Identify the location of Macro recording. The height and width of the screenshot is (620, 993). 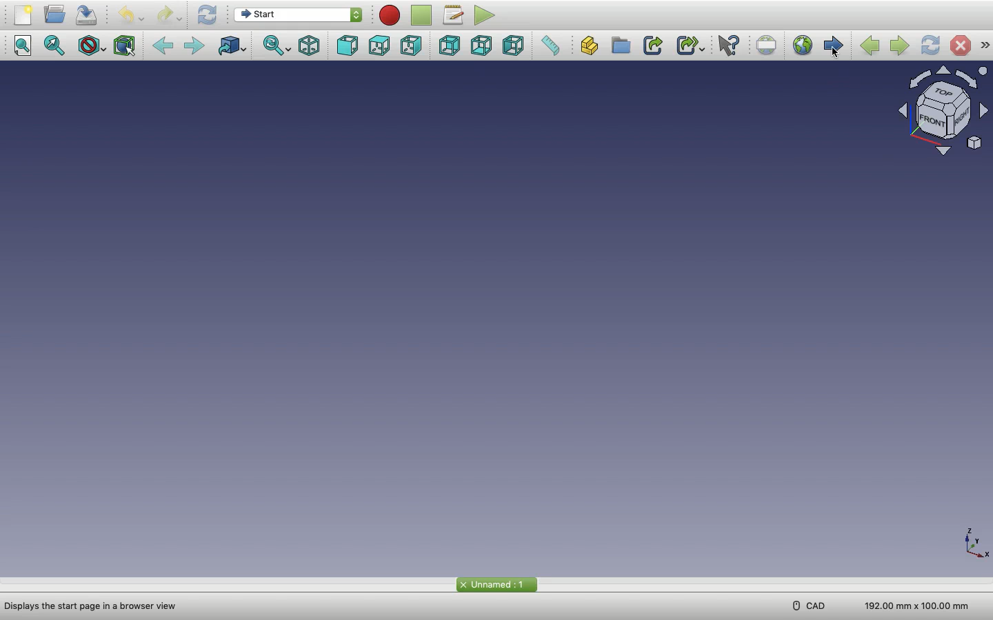
(391, 15).